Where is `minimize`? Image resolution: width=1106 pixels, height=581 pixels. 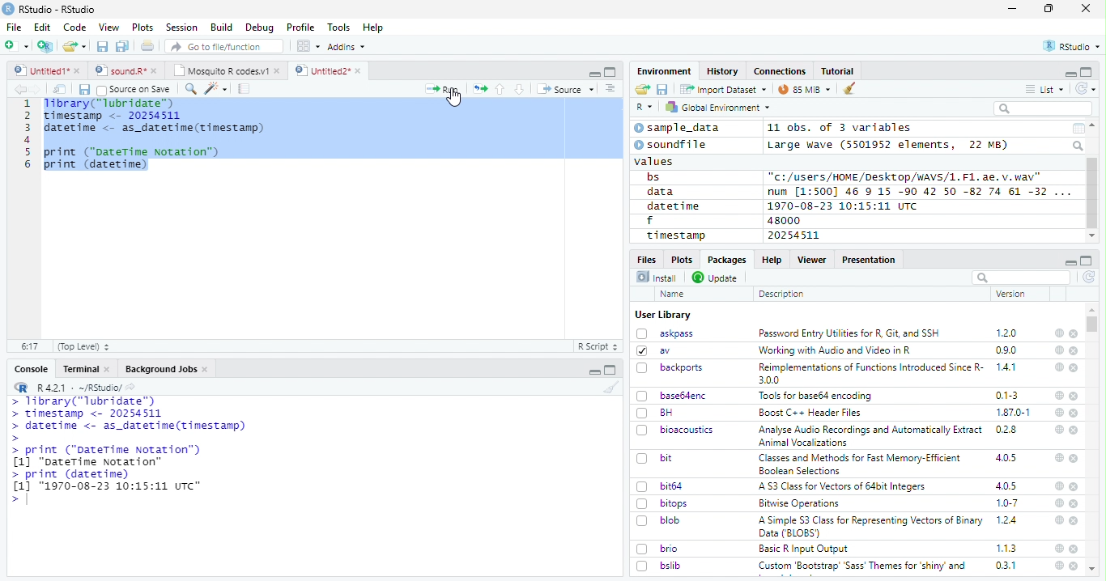
minimize is located at coordinates (593, 72).